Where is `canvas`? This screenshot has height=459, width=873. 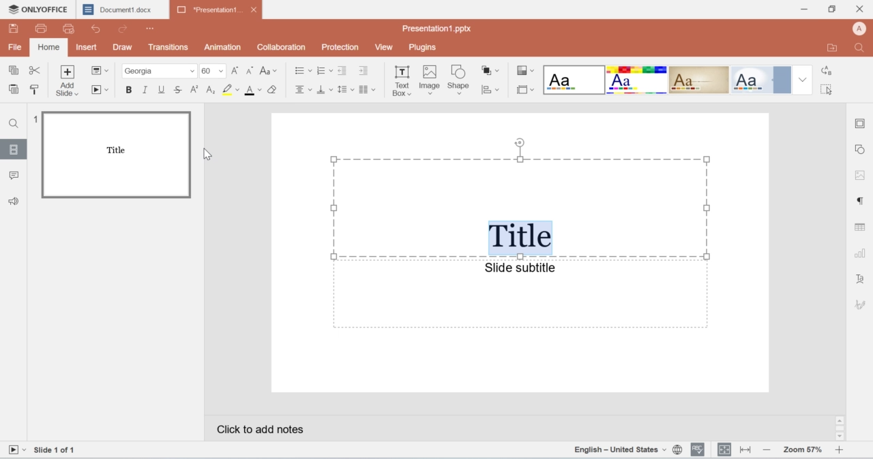
canvas is located at coordinates (517, 253).